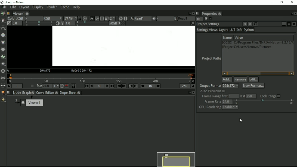  Describe the element at coordinates (211, 59) in the screenshot. I see `Project Paths` at that location.